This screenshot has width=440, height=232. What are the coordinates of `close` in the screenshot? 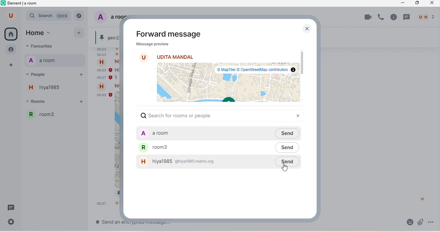 It's located at (306, 29).